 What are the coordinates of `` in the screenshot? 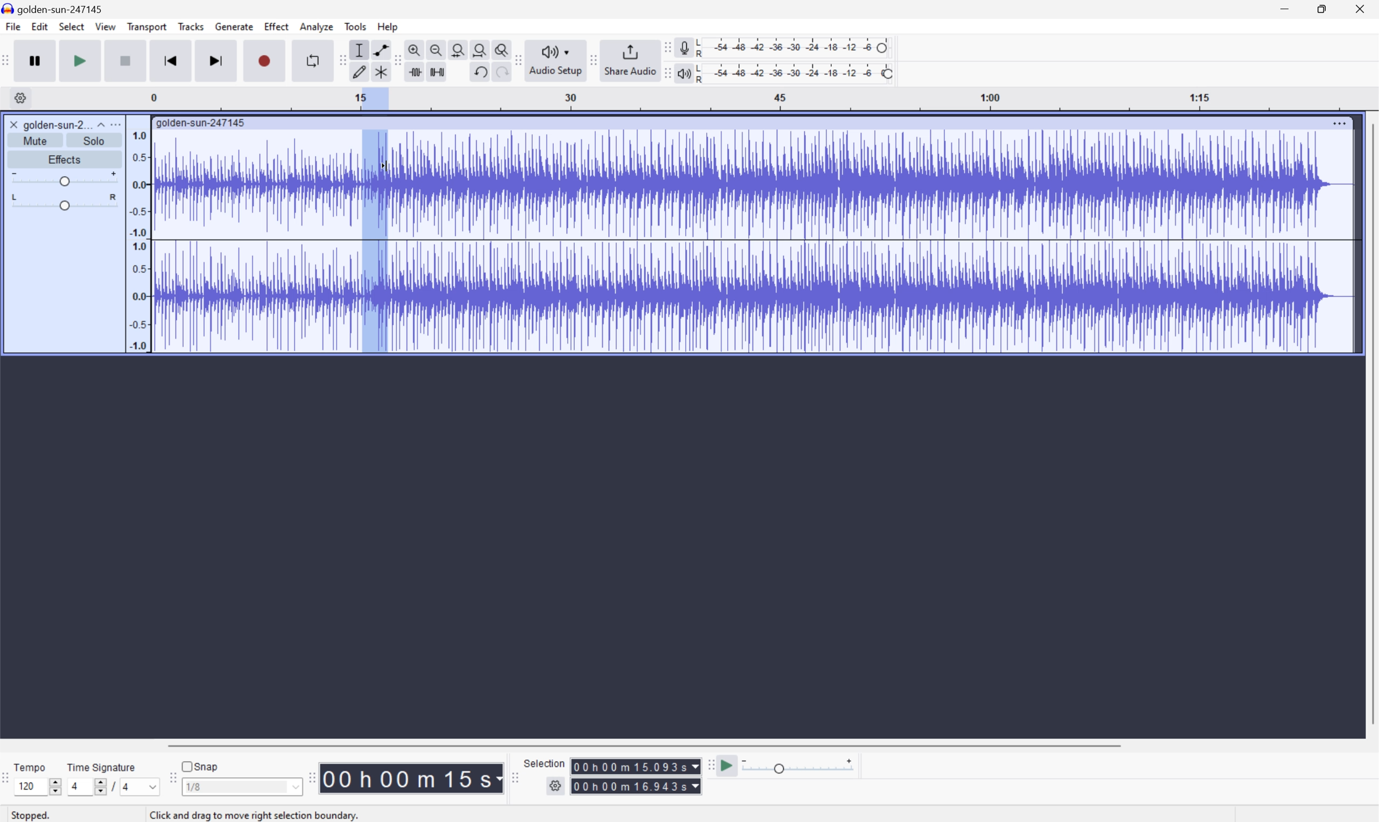 It's located at (54, 125).